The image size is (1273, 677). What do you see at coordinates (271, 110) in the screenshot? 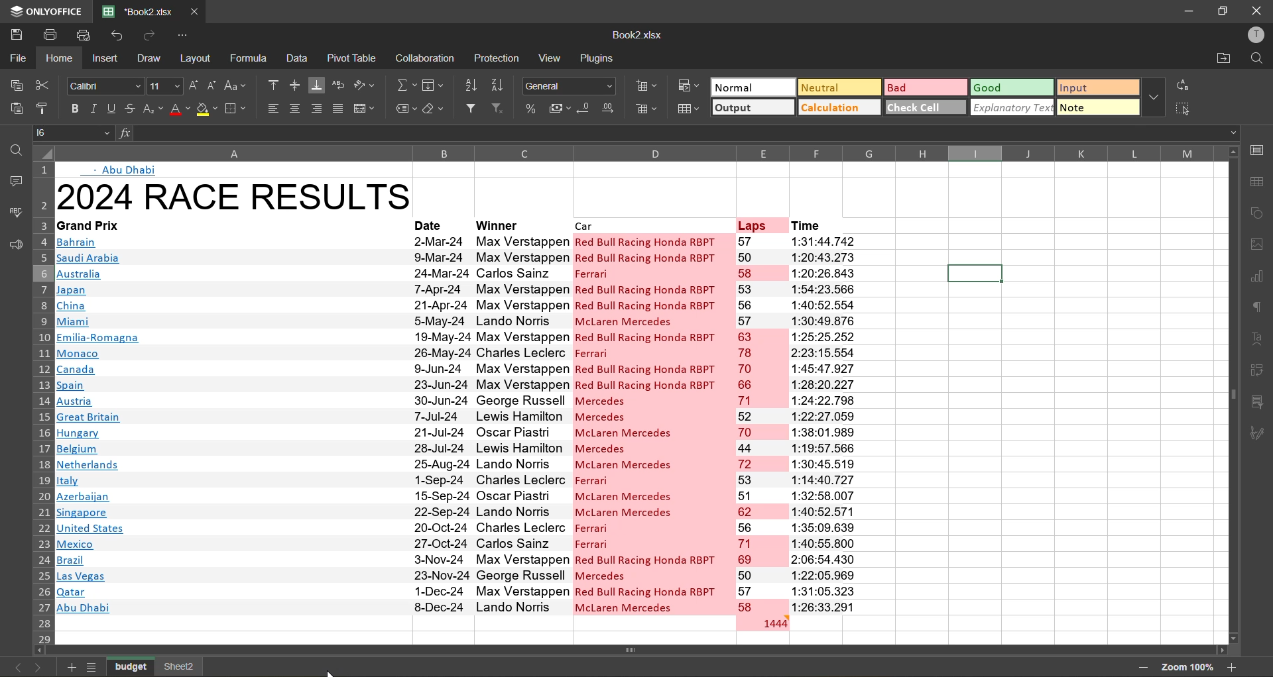
I see `align left` at bounding box center [271, 110].